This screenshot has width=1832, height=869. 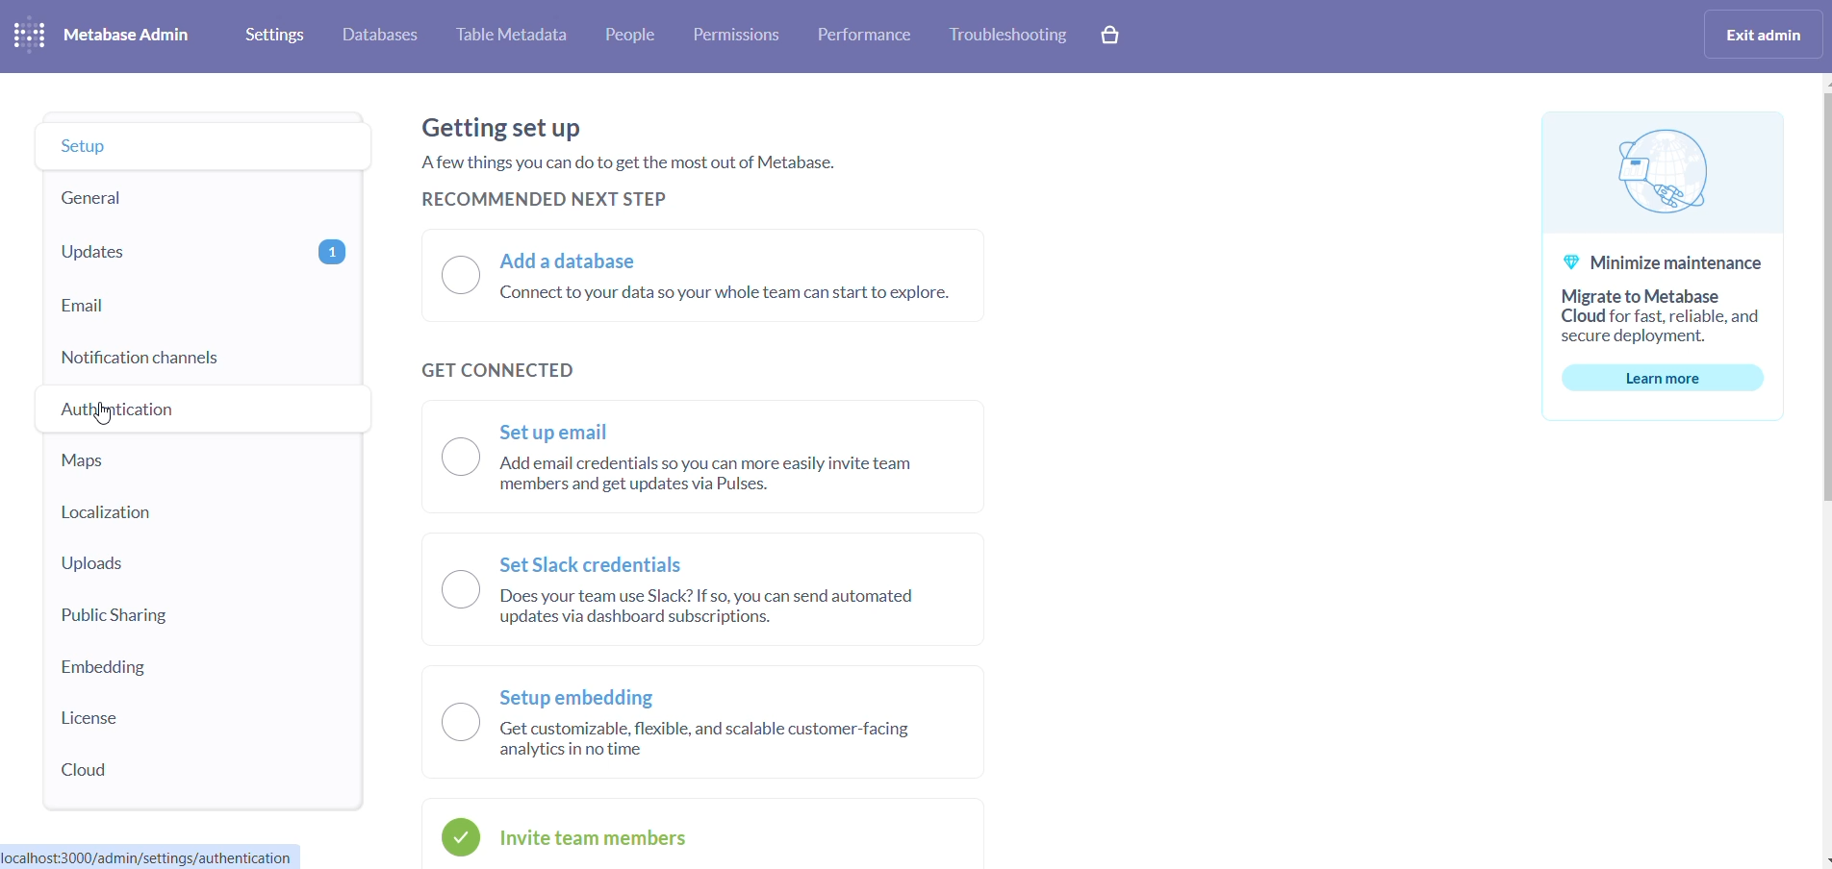 What do you see at coordinates (140, 618) in the screenshot?
I see `public sharing` at bounding box center [140, 618].